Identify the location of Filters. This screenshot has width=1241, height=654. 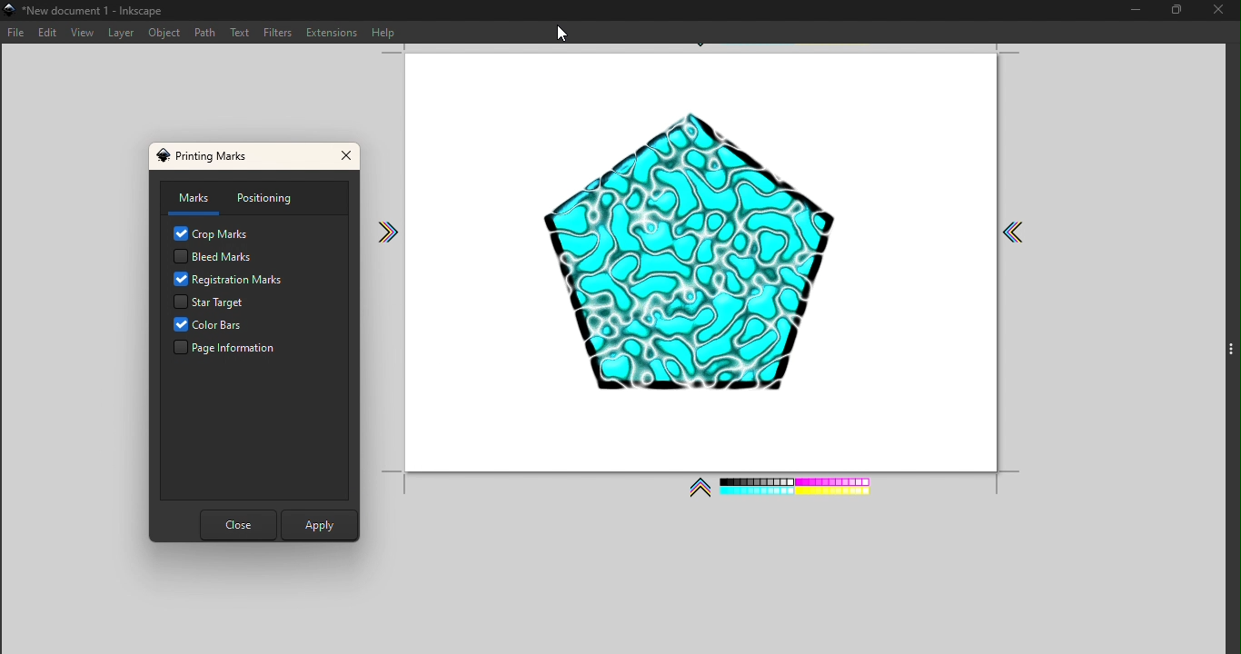
(281, 34).